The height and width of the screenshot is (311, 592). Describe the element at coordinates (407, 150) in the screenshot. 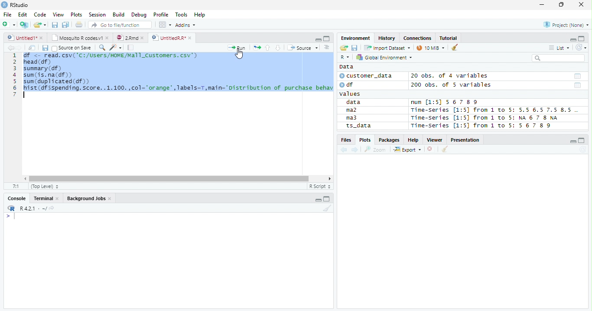

I see `Export` at that location.